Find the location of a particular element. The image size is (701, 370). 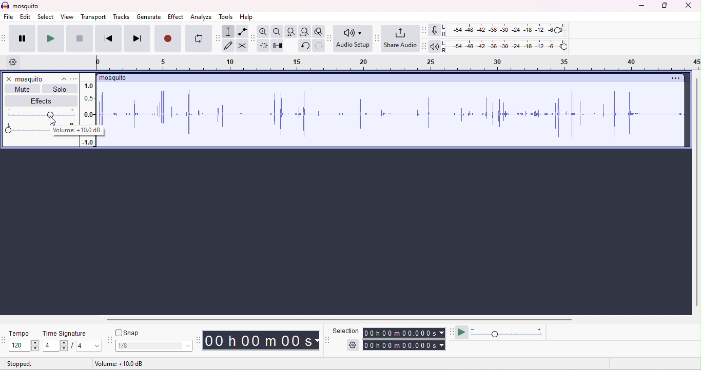

cursor is located at coordinates (53, 121).